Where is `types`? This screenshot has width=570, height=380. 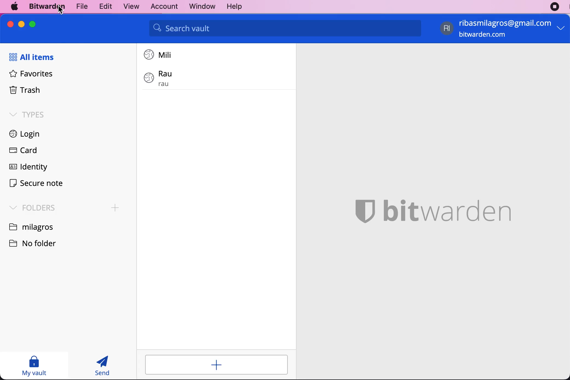 types is located at coordinates (27, 114).